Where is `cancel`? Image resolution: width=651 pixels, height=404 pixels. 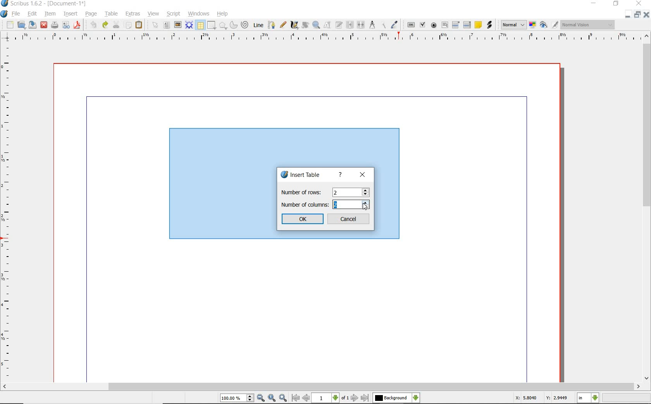
cancel is located at coordinates (349, 219).